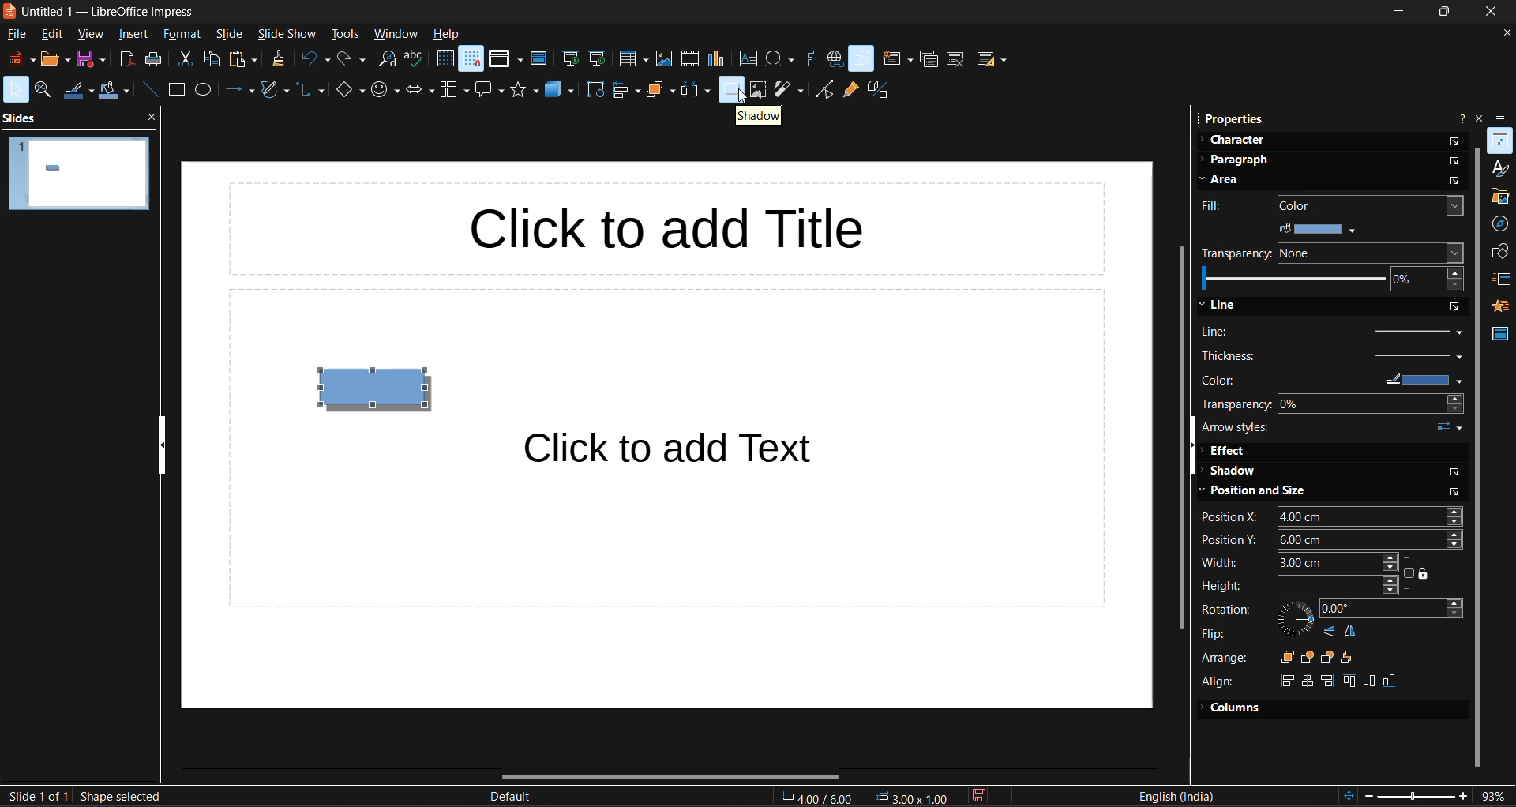 The width and height of the screenshot is (1516, 807). What do you see at coordinates (1257, 494) in the screenshot?
I see `position and size` at bounding box center [1257, 494].